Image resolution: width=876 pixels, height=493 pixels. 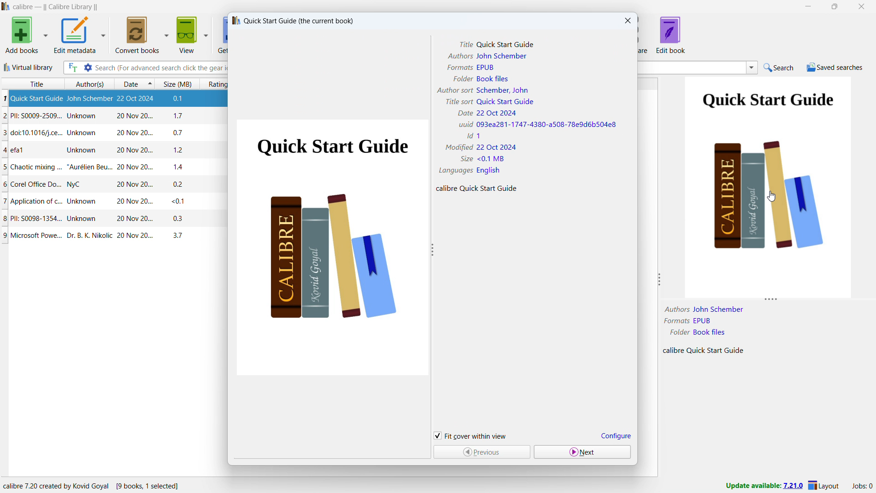 I want to click on previous book, so click(x=481, y=452).